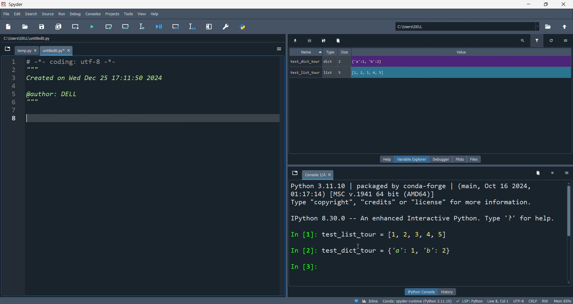  Describe the element at coordinates (500, 300) in the screenshot. I see `Line 8, Col 1` at that location.